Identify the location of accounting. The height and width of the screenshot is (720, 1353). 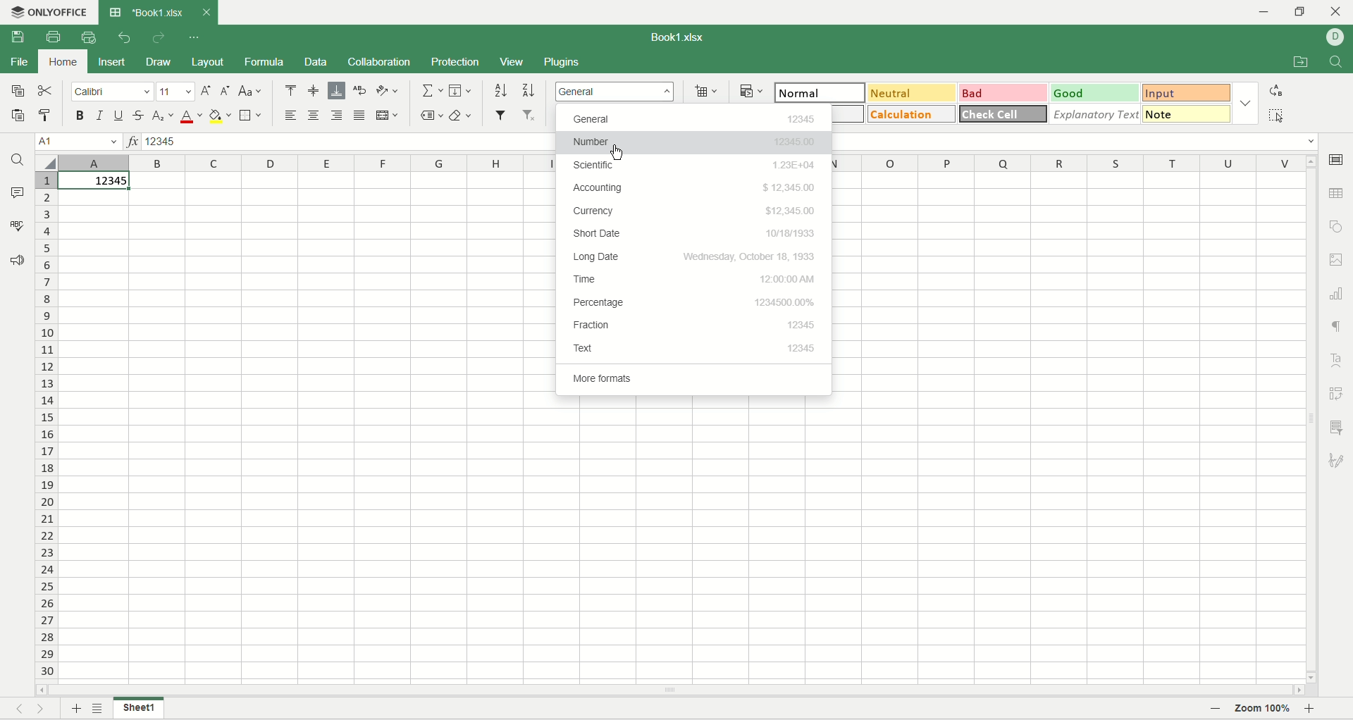
(693, 186).